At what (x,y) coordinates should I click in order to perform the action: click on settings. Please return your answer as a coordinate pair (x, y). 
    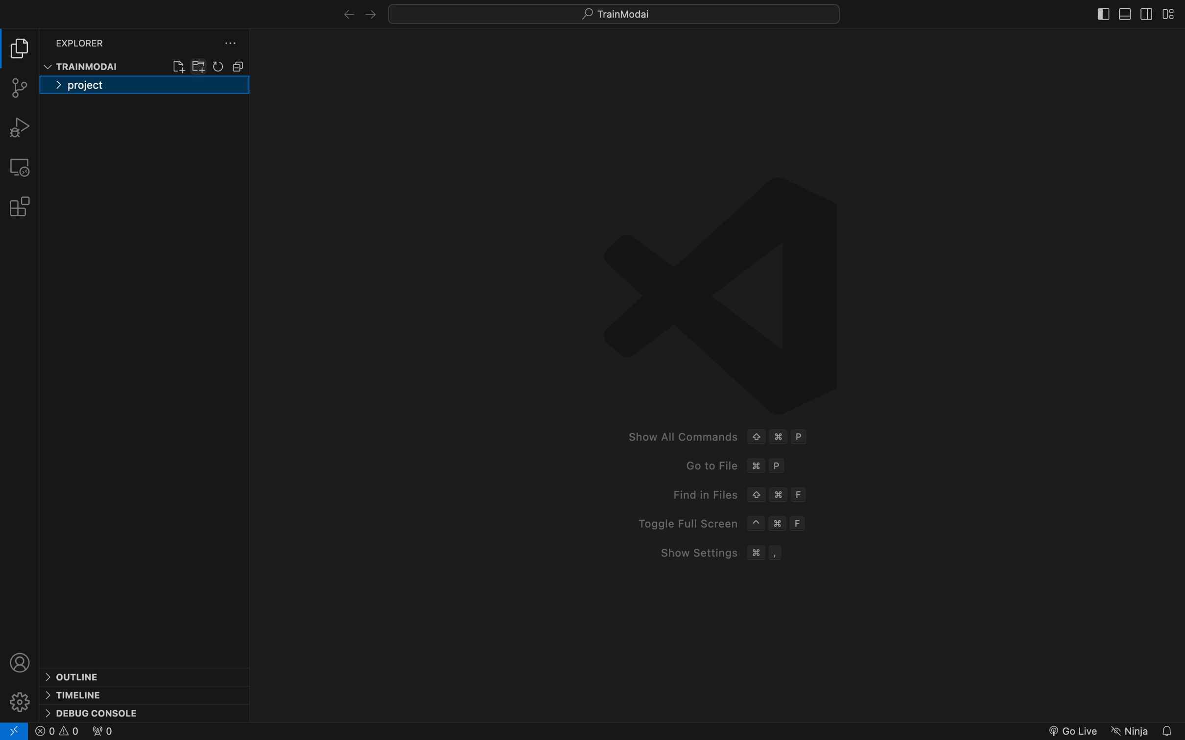
    Looking at the image, I should click on (23, 700).